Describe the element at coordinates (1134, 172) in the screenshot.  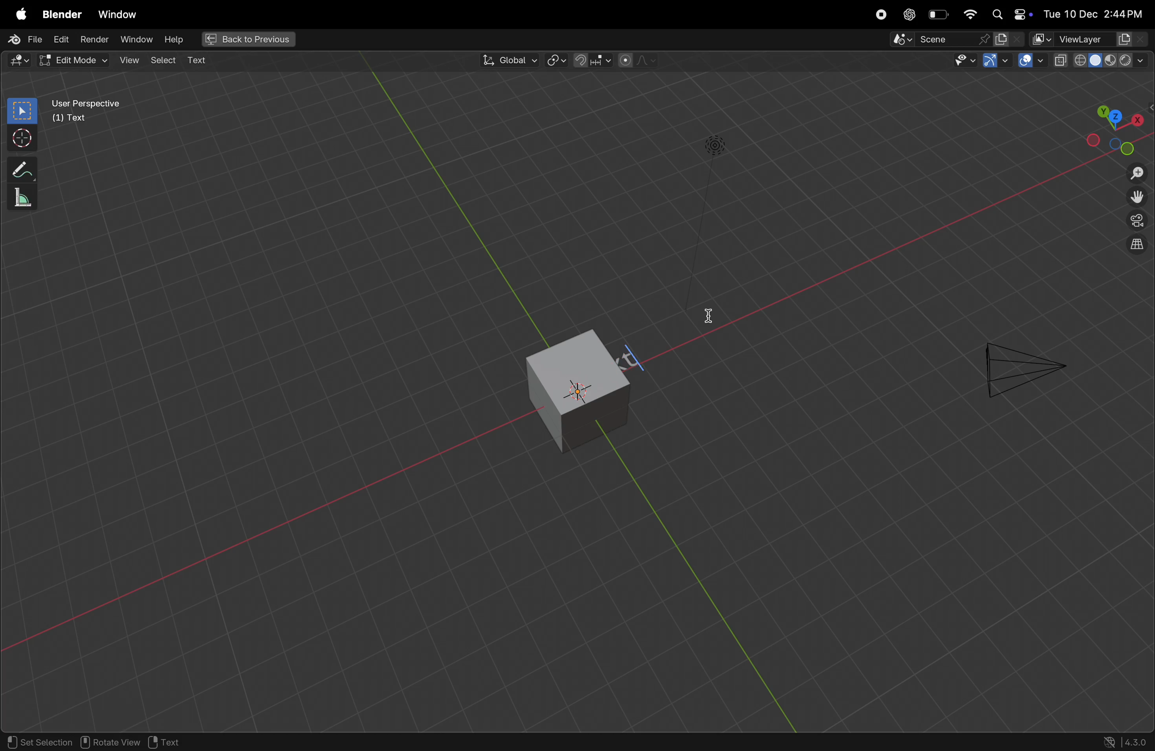
I see `zoom` at that location.